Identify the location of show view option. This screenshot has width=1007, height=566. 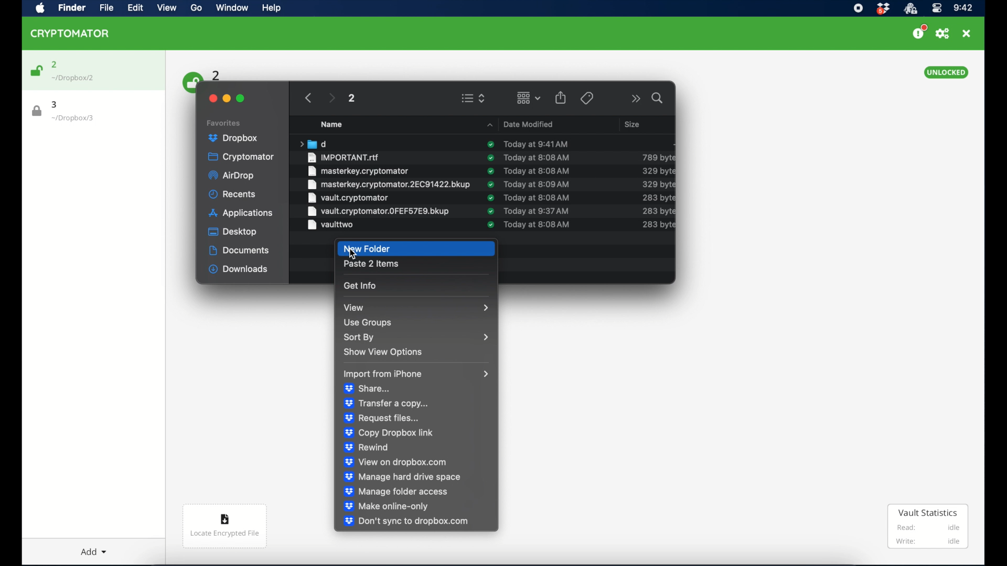
(382, 352).